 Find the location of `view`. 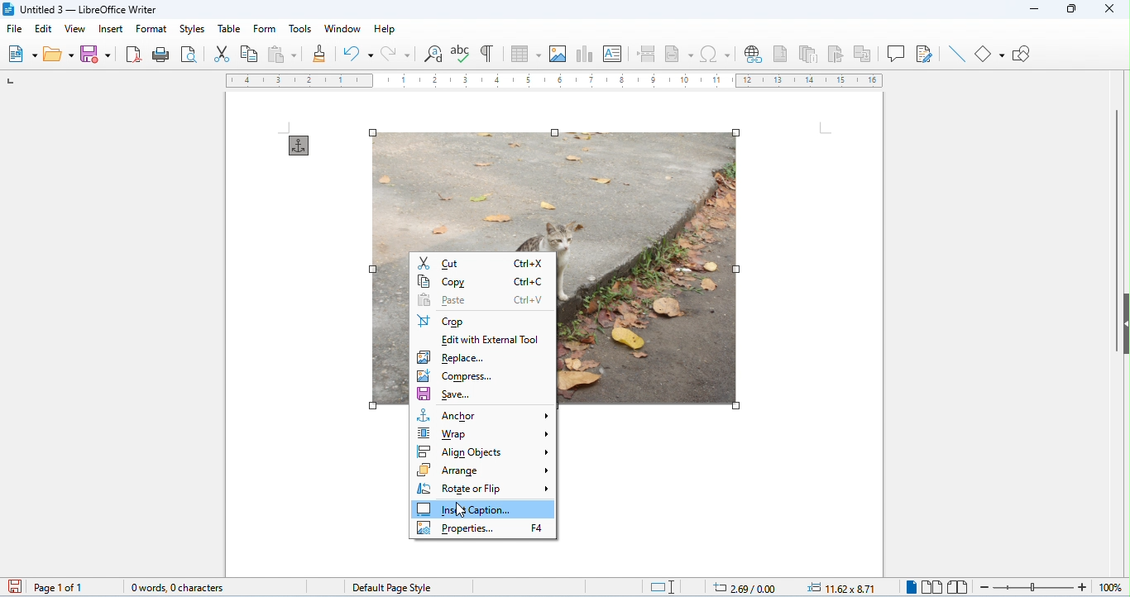

view is located at coordinates (74, 28).